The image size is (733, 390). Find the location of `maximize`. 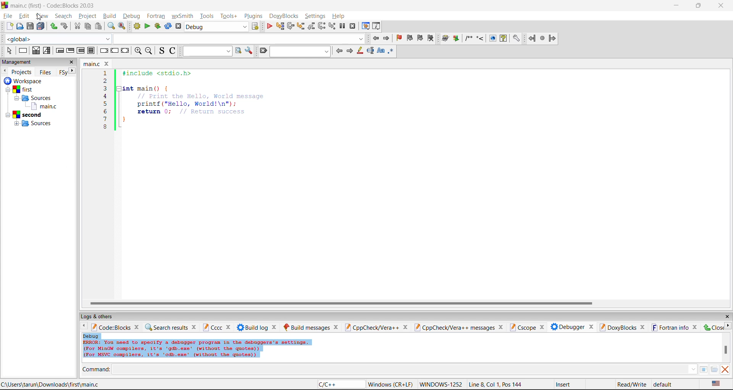

maximize is located at coordinates (700, 6).